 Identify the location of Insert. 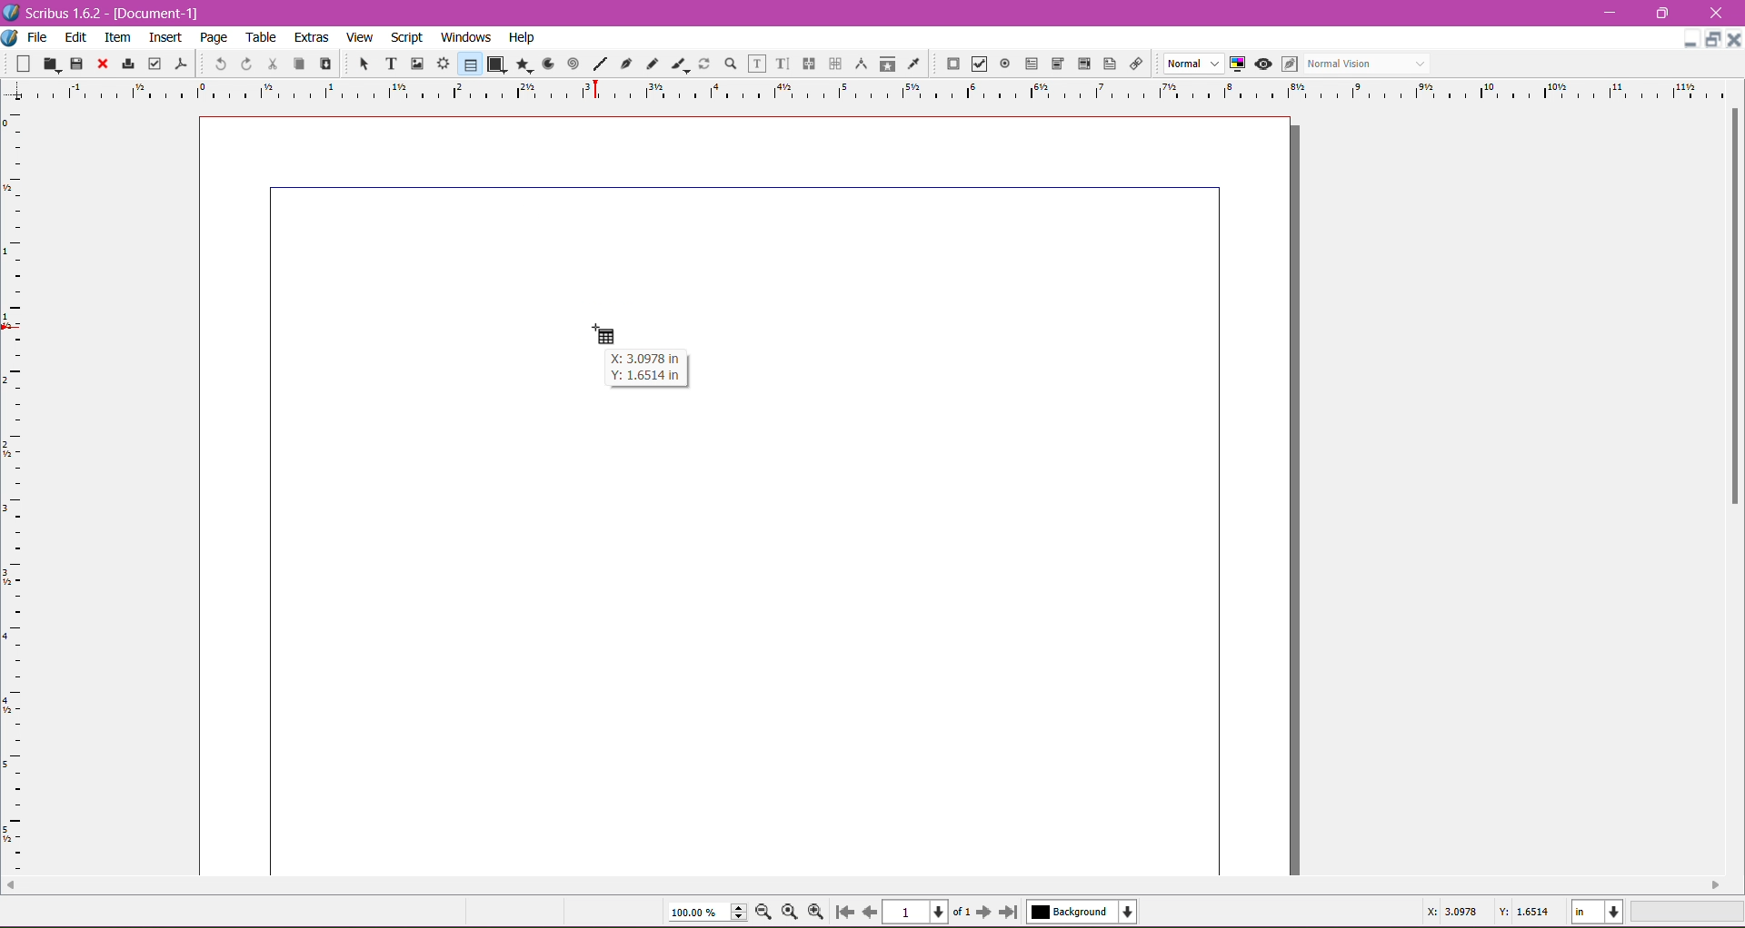
(165, 35).